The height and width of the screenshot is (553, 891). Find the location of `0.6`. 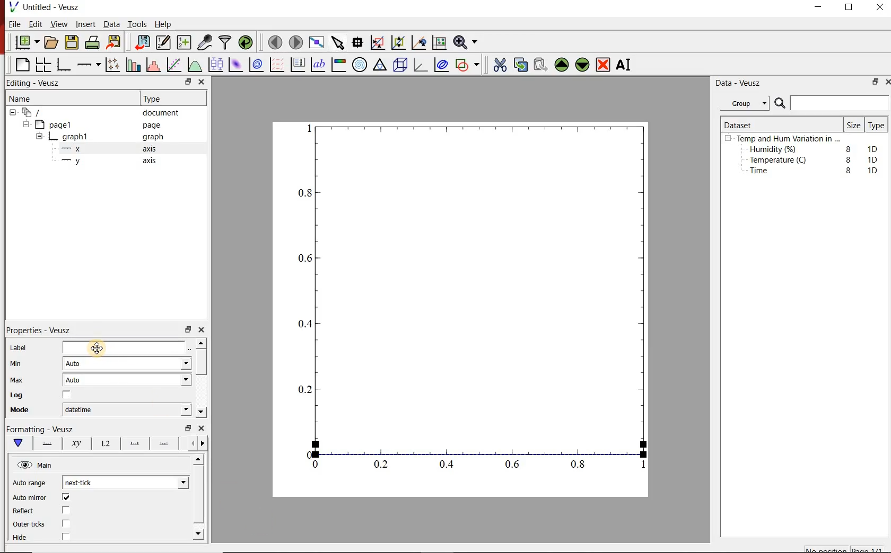

0.6 is located at coordinates (513, 464).